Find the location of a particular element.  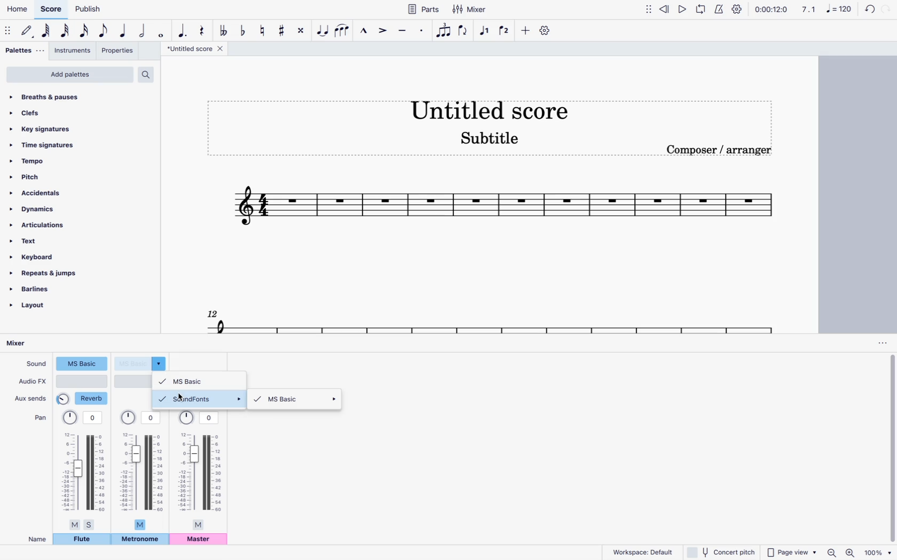

soundfonts is located at coordinates (201, 399).